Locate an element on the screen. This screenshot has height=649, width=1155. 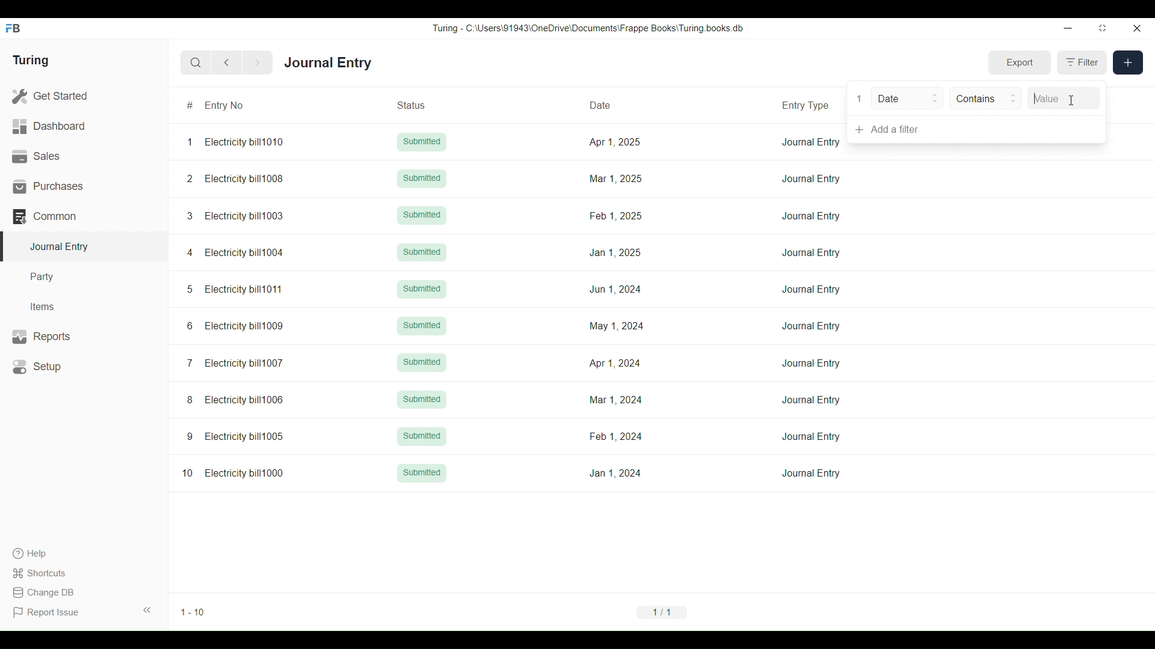
Submitted is located at coordinates (422, 326).